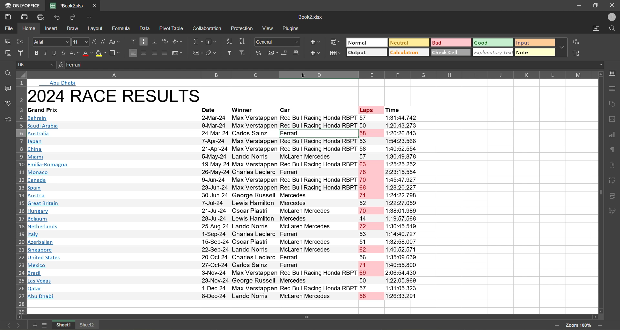 This screenshot has width=620, height=330. Describe the element at coordinates (144, 53) in the screenshot. I see `align center` at that location.